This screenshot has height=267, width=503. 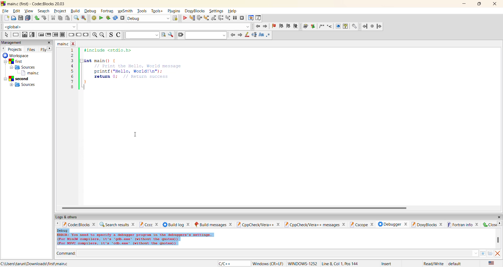 I want to click on previous, so click(x=3, y=49).